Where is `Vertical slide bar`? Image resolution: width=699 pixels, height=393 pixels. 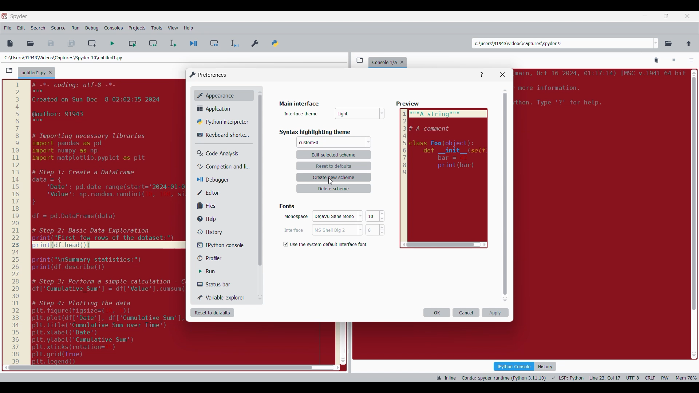
Vertical slide bar is located at coordinates (505, 195).